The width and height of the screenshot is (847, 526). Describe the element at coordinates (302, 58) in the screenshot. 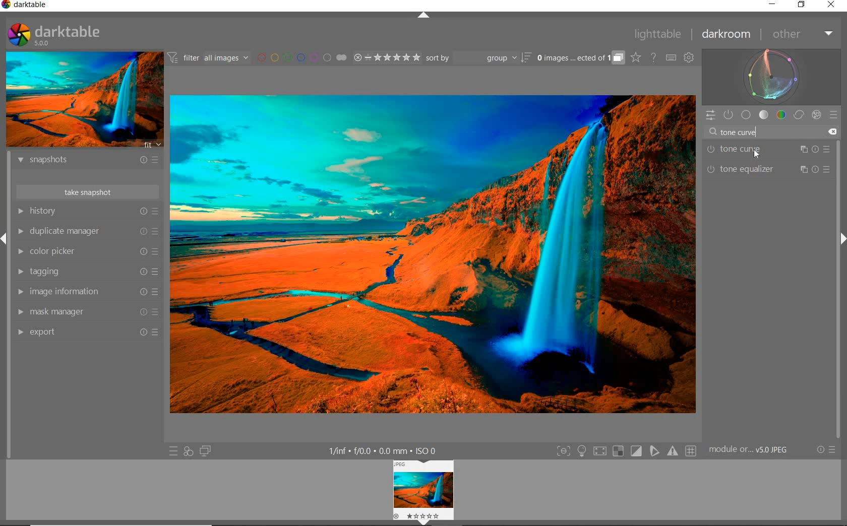

I see `FILTER BY IMAGE COLOR LABEL` at that location.